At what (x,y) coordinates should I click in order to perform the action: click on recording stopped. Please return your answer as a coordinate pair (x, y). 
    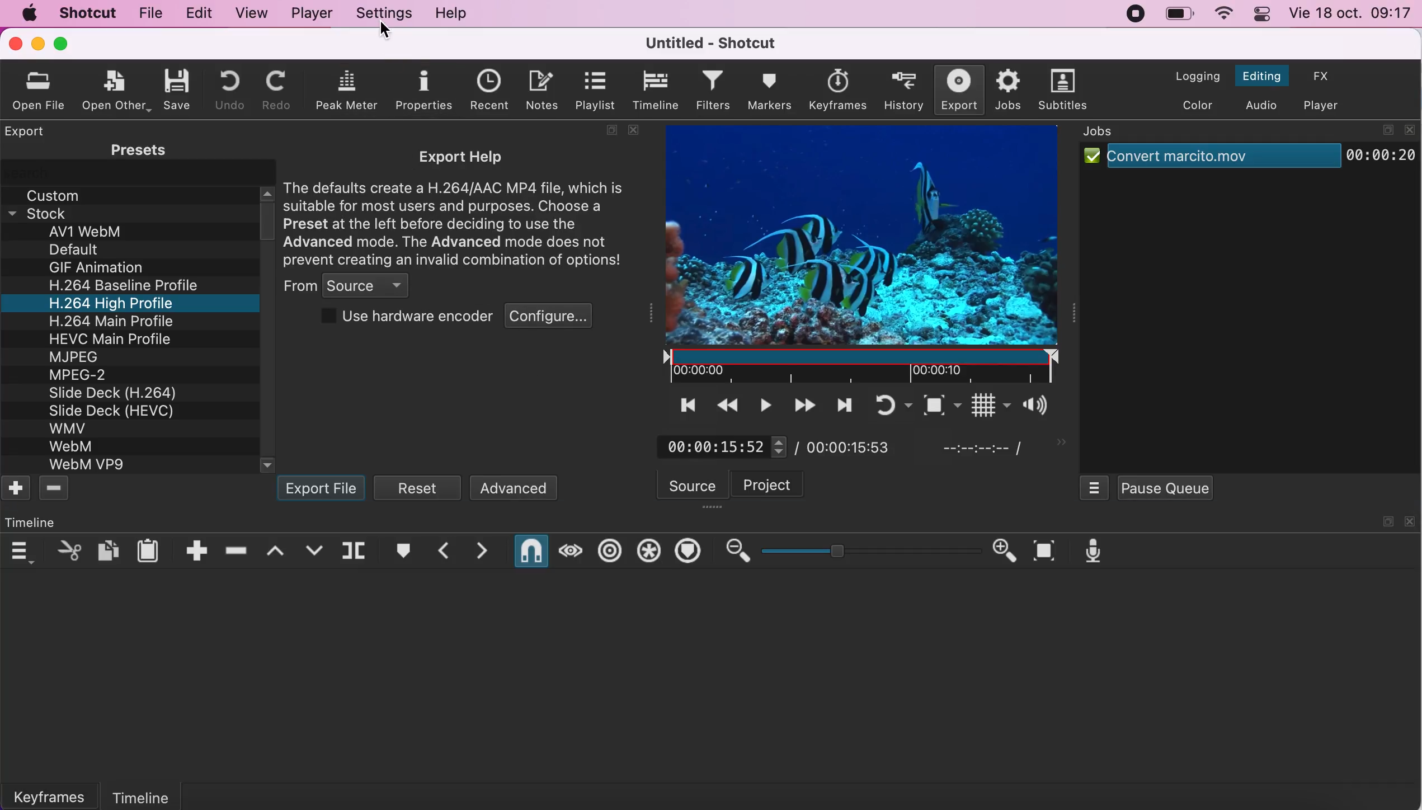
    Looking at the image, I should click on (1133, 13).